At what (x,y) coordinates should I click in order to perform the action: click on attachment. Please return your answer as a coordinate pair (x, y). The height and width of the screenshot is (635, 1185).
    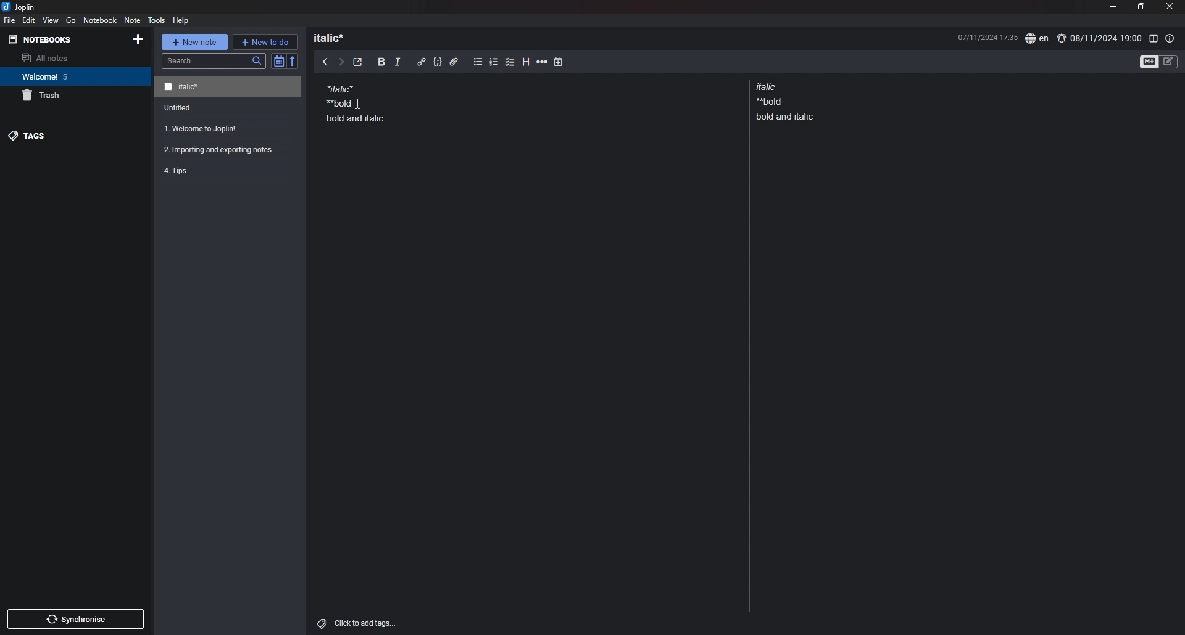
    Looking at the image, I should click on (454, 62).